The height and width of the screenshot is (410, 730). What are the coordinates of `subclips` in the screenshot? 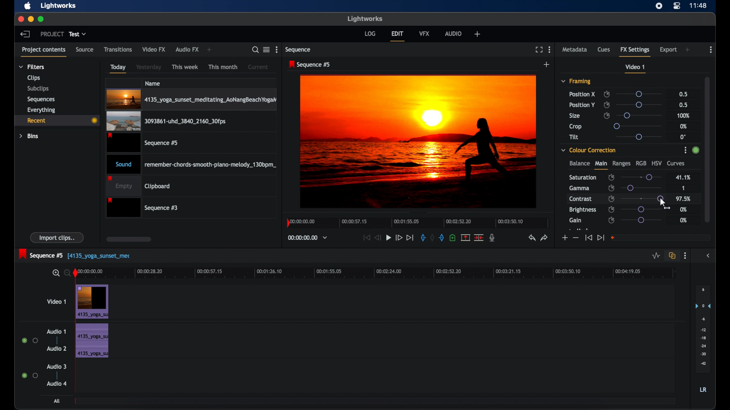 It's located at (37, 89).